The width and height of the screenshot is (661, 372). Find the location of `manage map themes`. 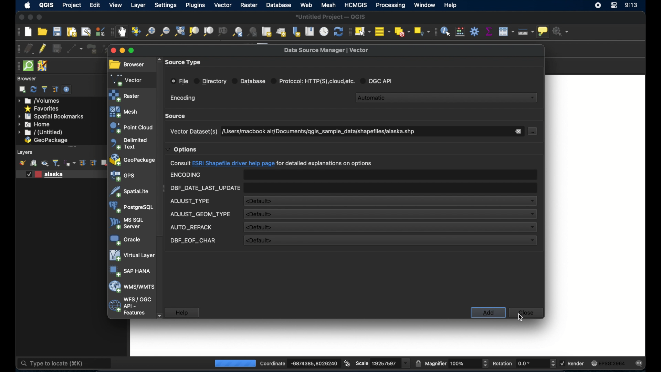

manage map themes is located at coordinates (45, 164).